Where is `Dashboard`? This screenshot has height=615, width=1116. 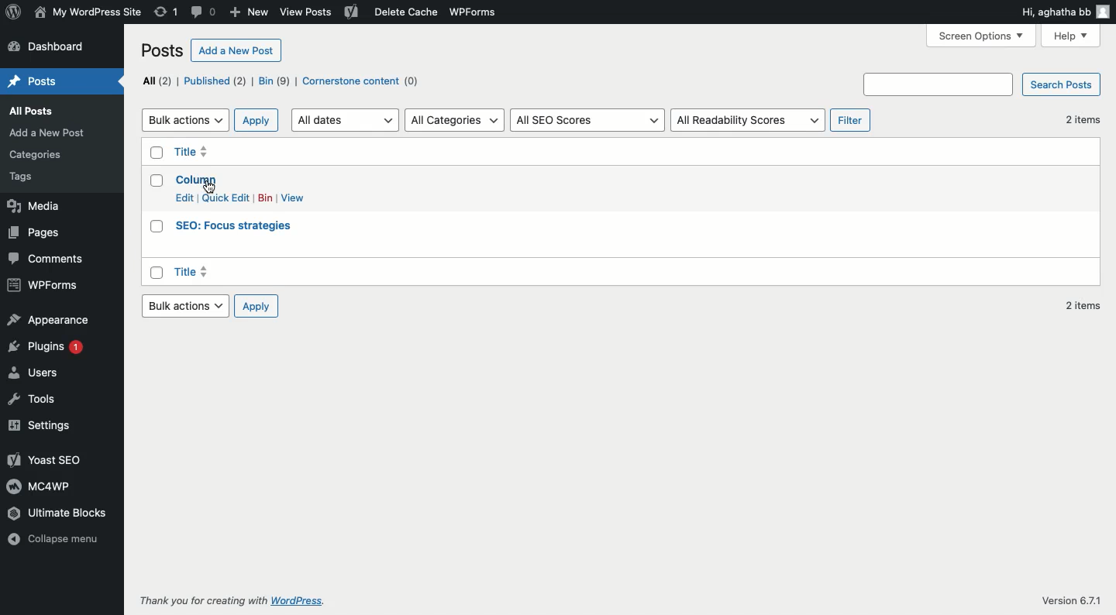
Dashboard is located at coordinates (51, 48).